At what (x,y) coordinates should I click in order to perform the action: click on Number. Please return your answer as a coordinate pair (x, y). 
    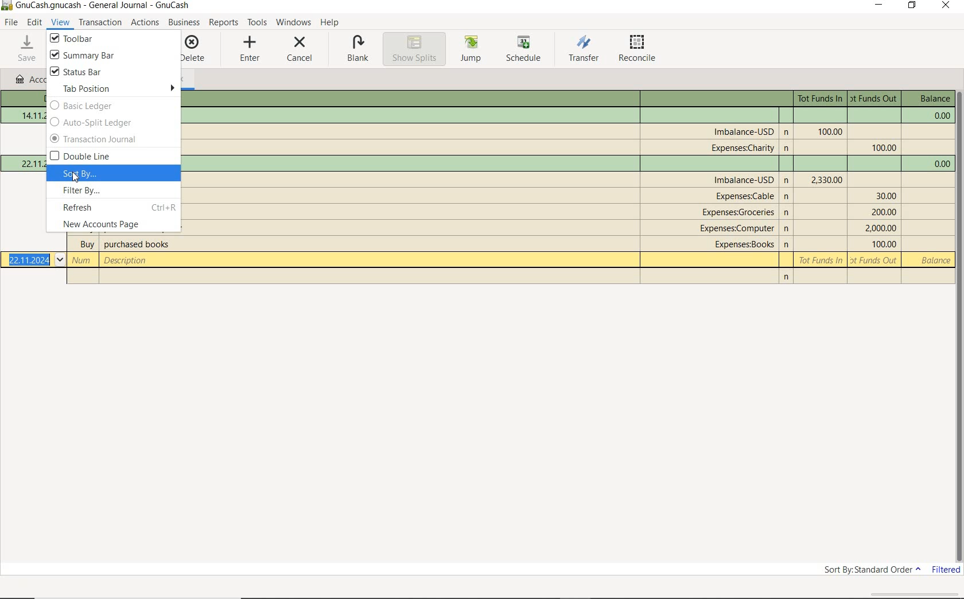
    Looking at the image, I should click on (83, 261).